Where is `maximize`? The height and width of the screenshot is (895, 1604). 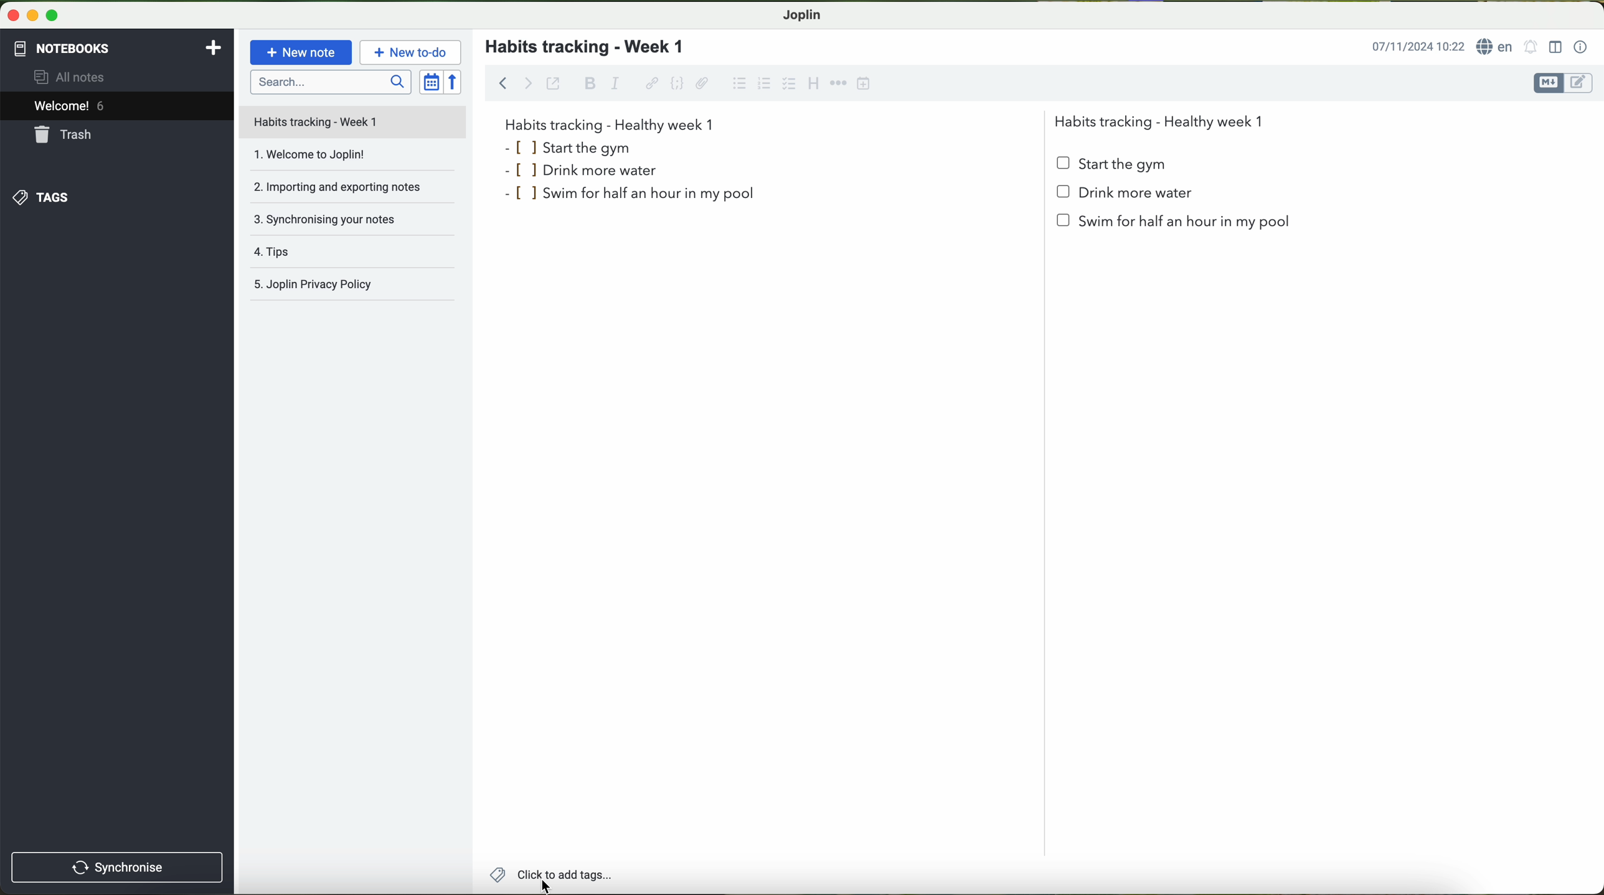 maximize is located at coordinates (53, 15).